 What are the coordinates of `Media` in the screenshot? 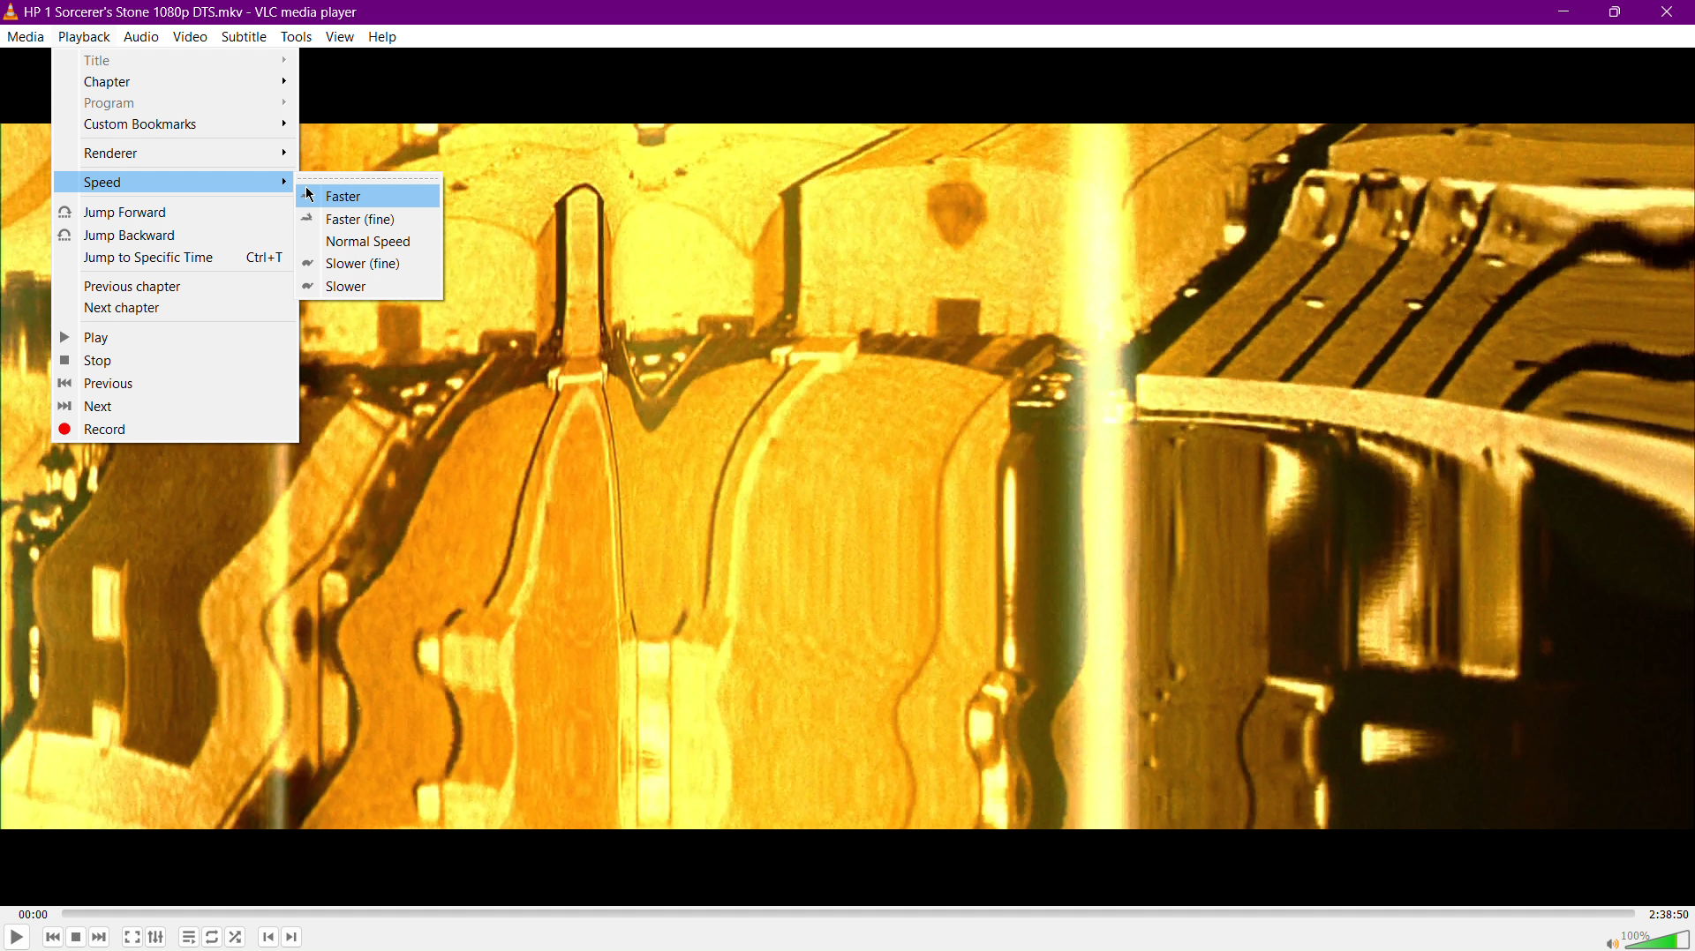 It's located at (26, 34).